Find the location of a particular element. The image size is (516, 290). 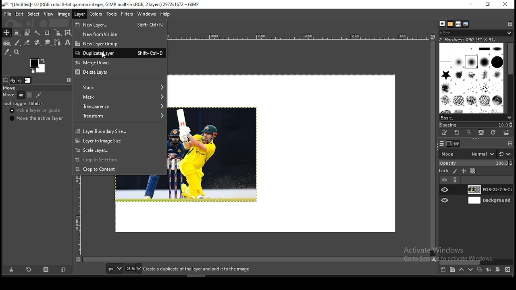

lock is located at coordinates (443, 171).